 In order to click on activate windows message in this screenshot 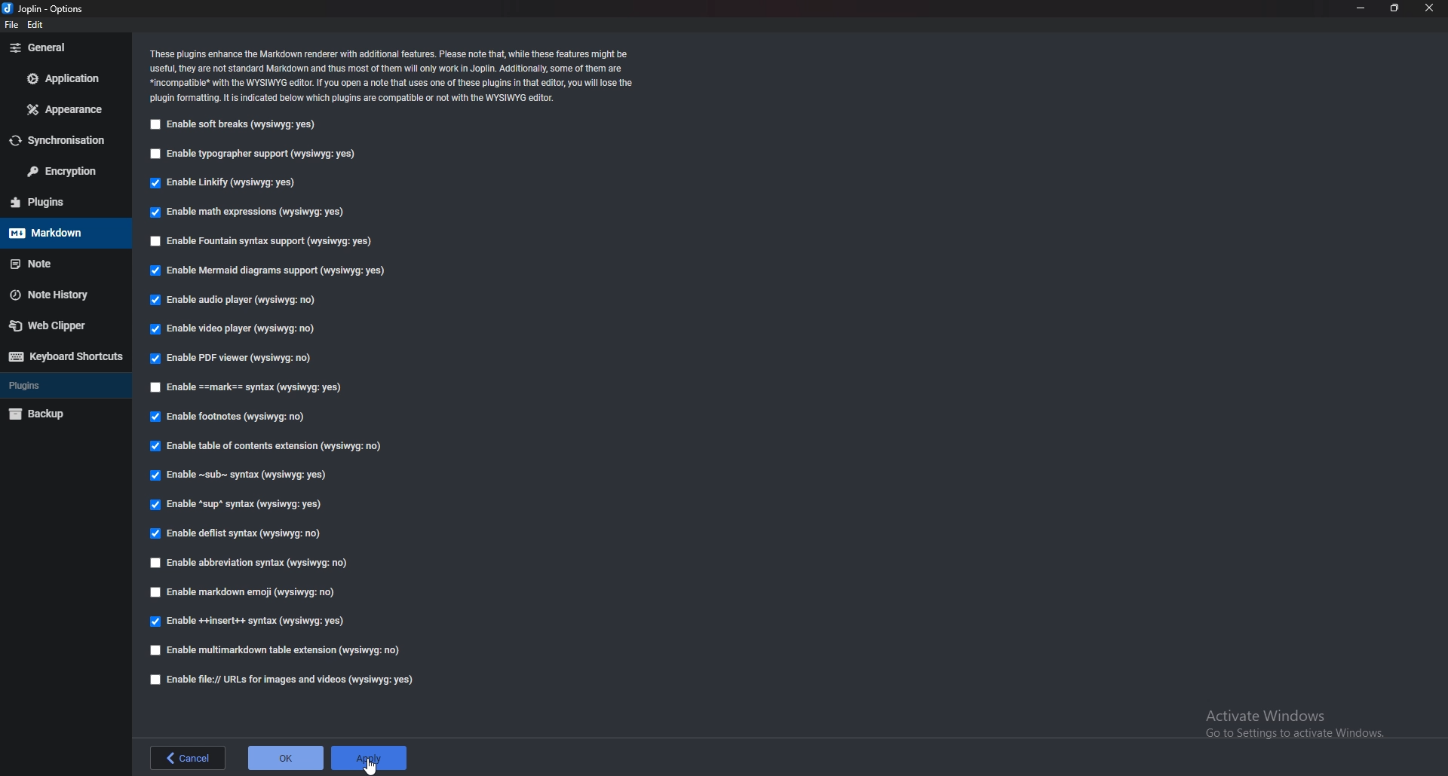, I will do `click(1293, 718)`.